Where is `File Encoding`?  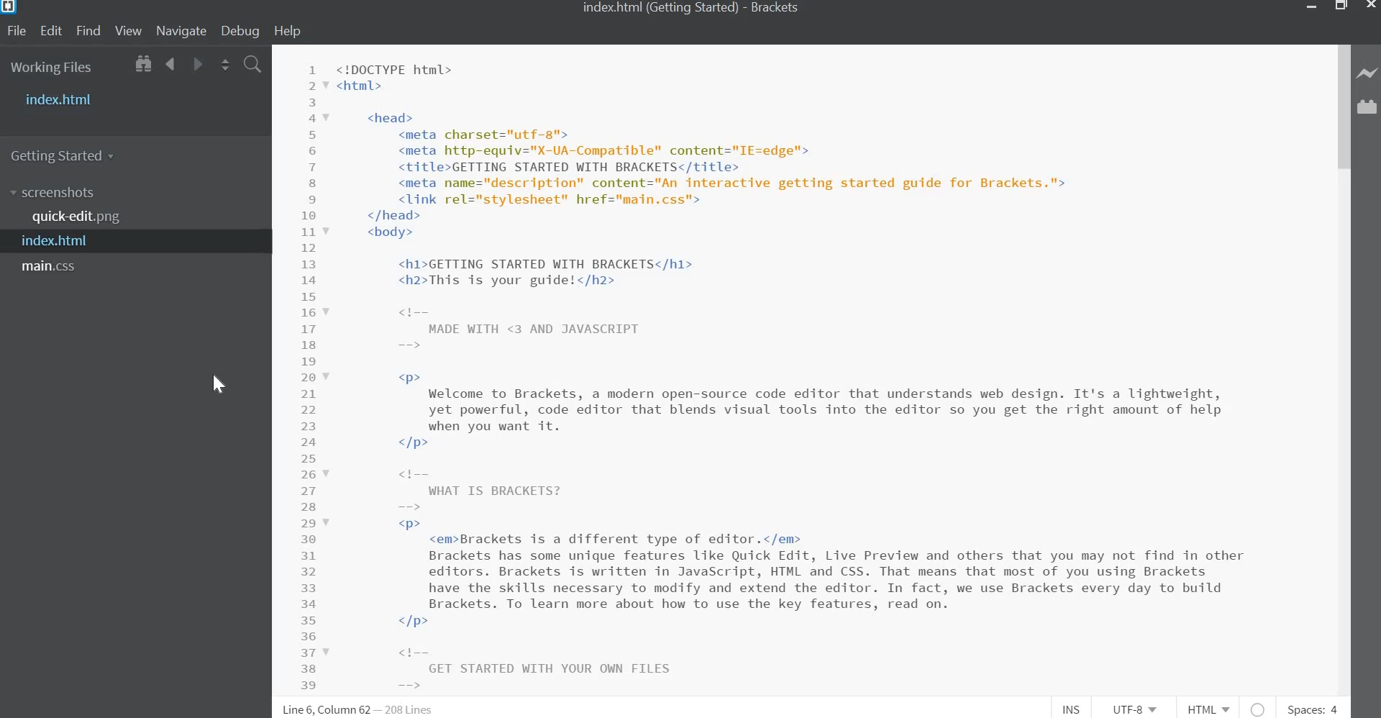
File Encoding is located at coordinates (1137, 709).